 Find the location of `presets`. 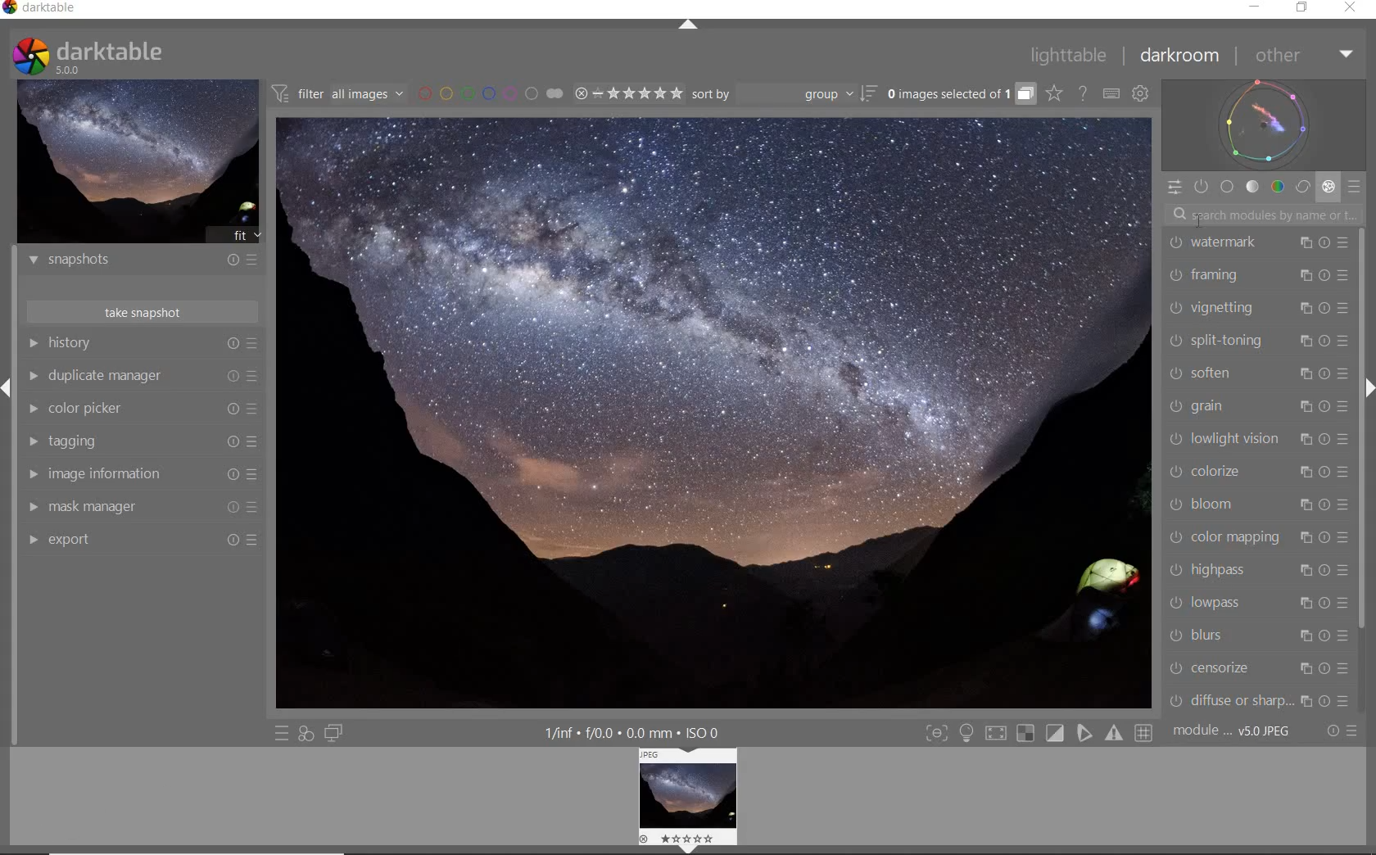

presets is located at coordinates (1349, 669).